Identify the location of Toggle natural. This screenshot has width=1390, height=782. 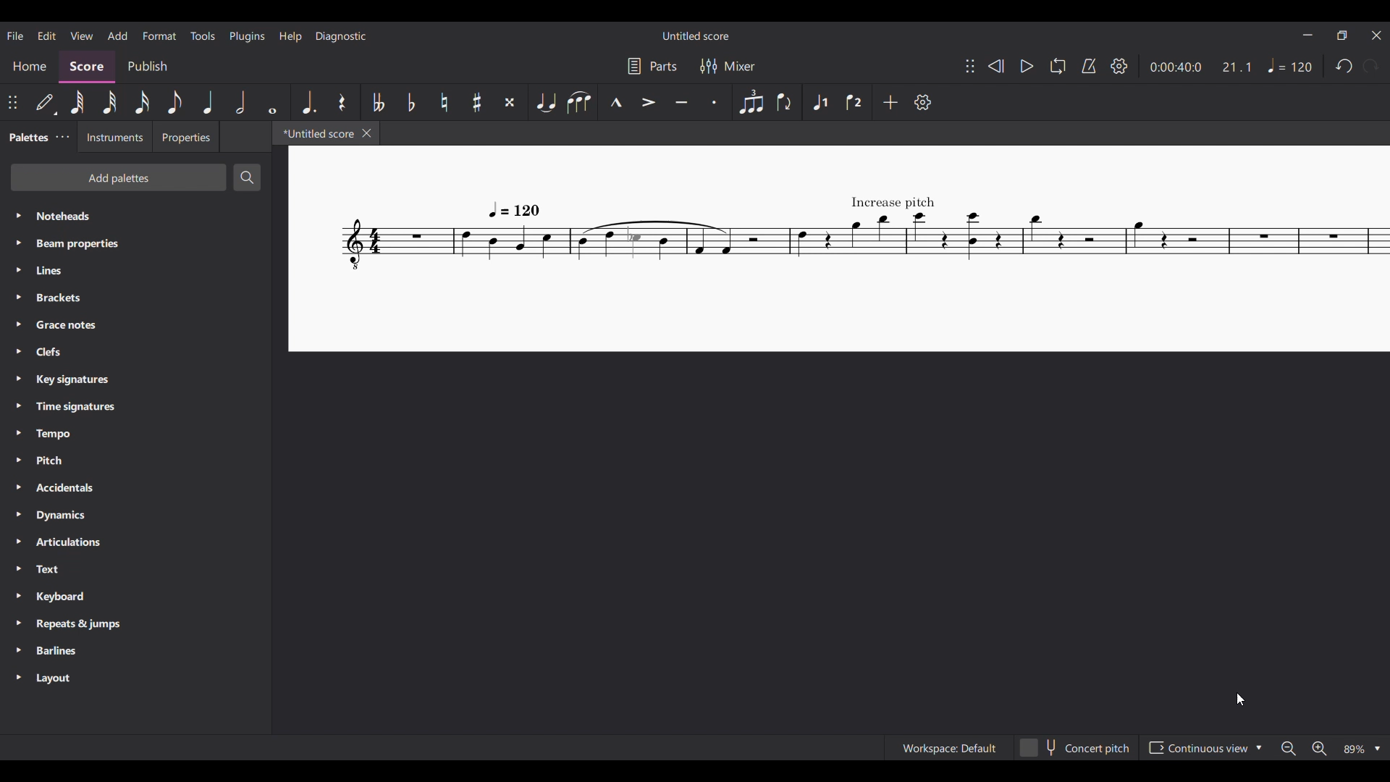
(444, 102).